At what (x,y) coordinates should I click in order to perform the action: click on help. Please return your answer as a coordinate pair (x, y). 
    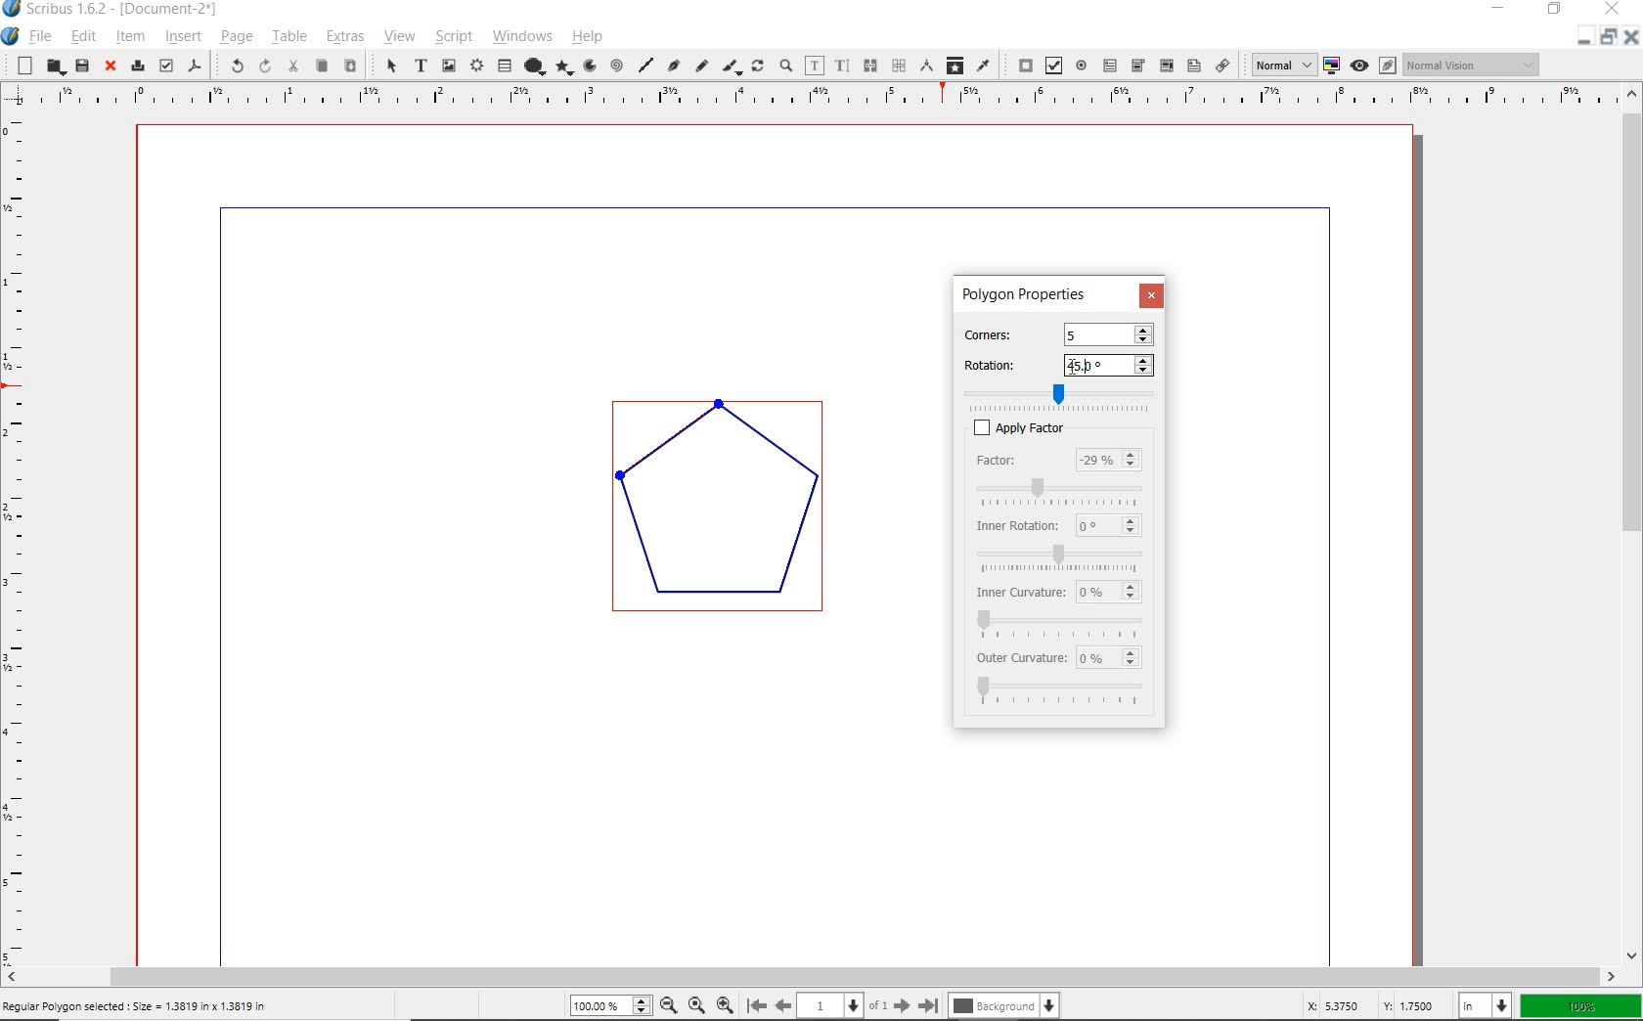
    Looking at the image, I should click on (591, 39).